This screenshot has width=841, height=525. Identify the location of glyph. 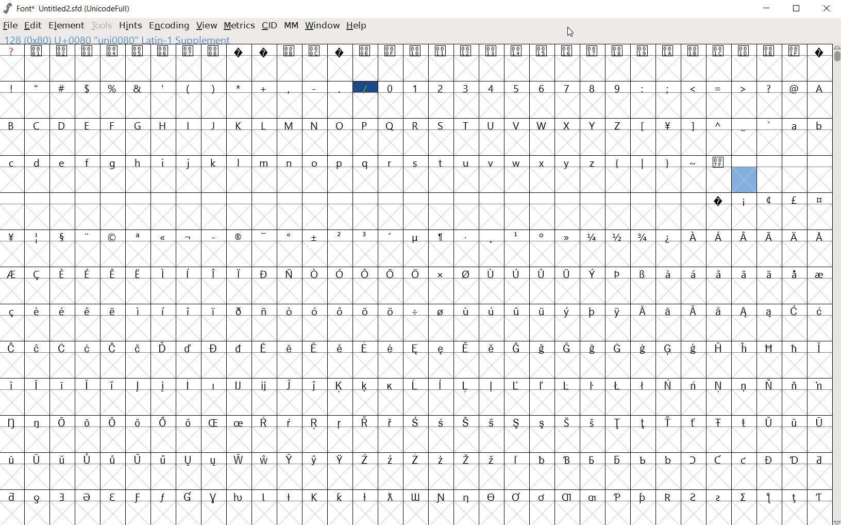
(390, 422).